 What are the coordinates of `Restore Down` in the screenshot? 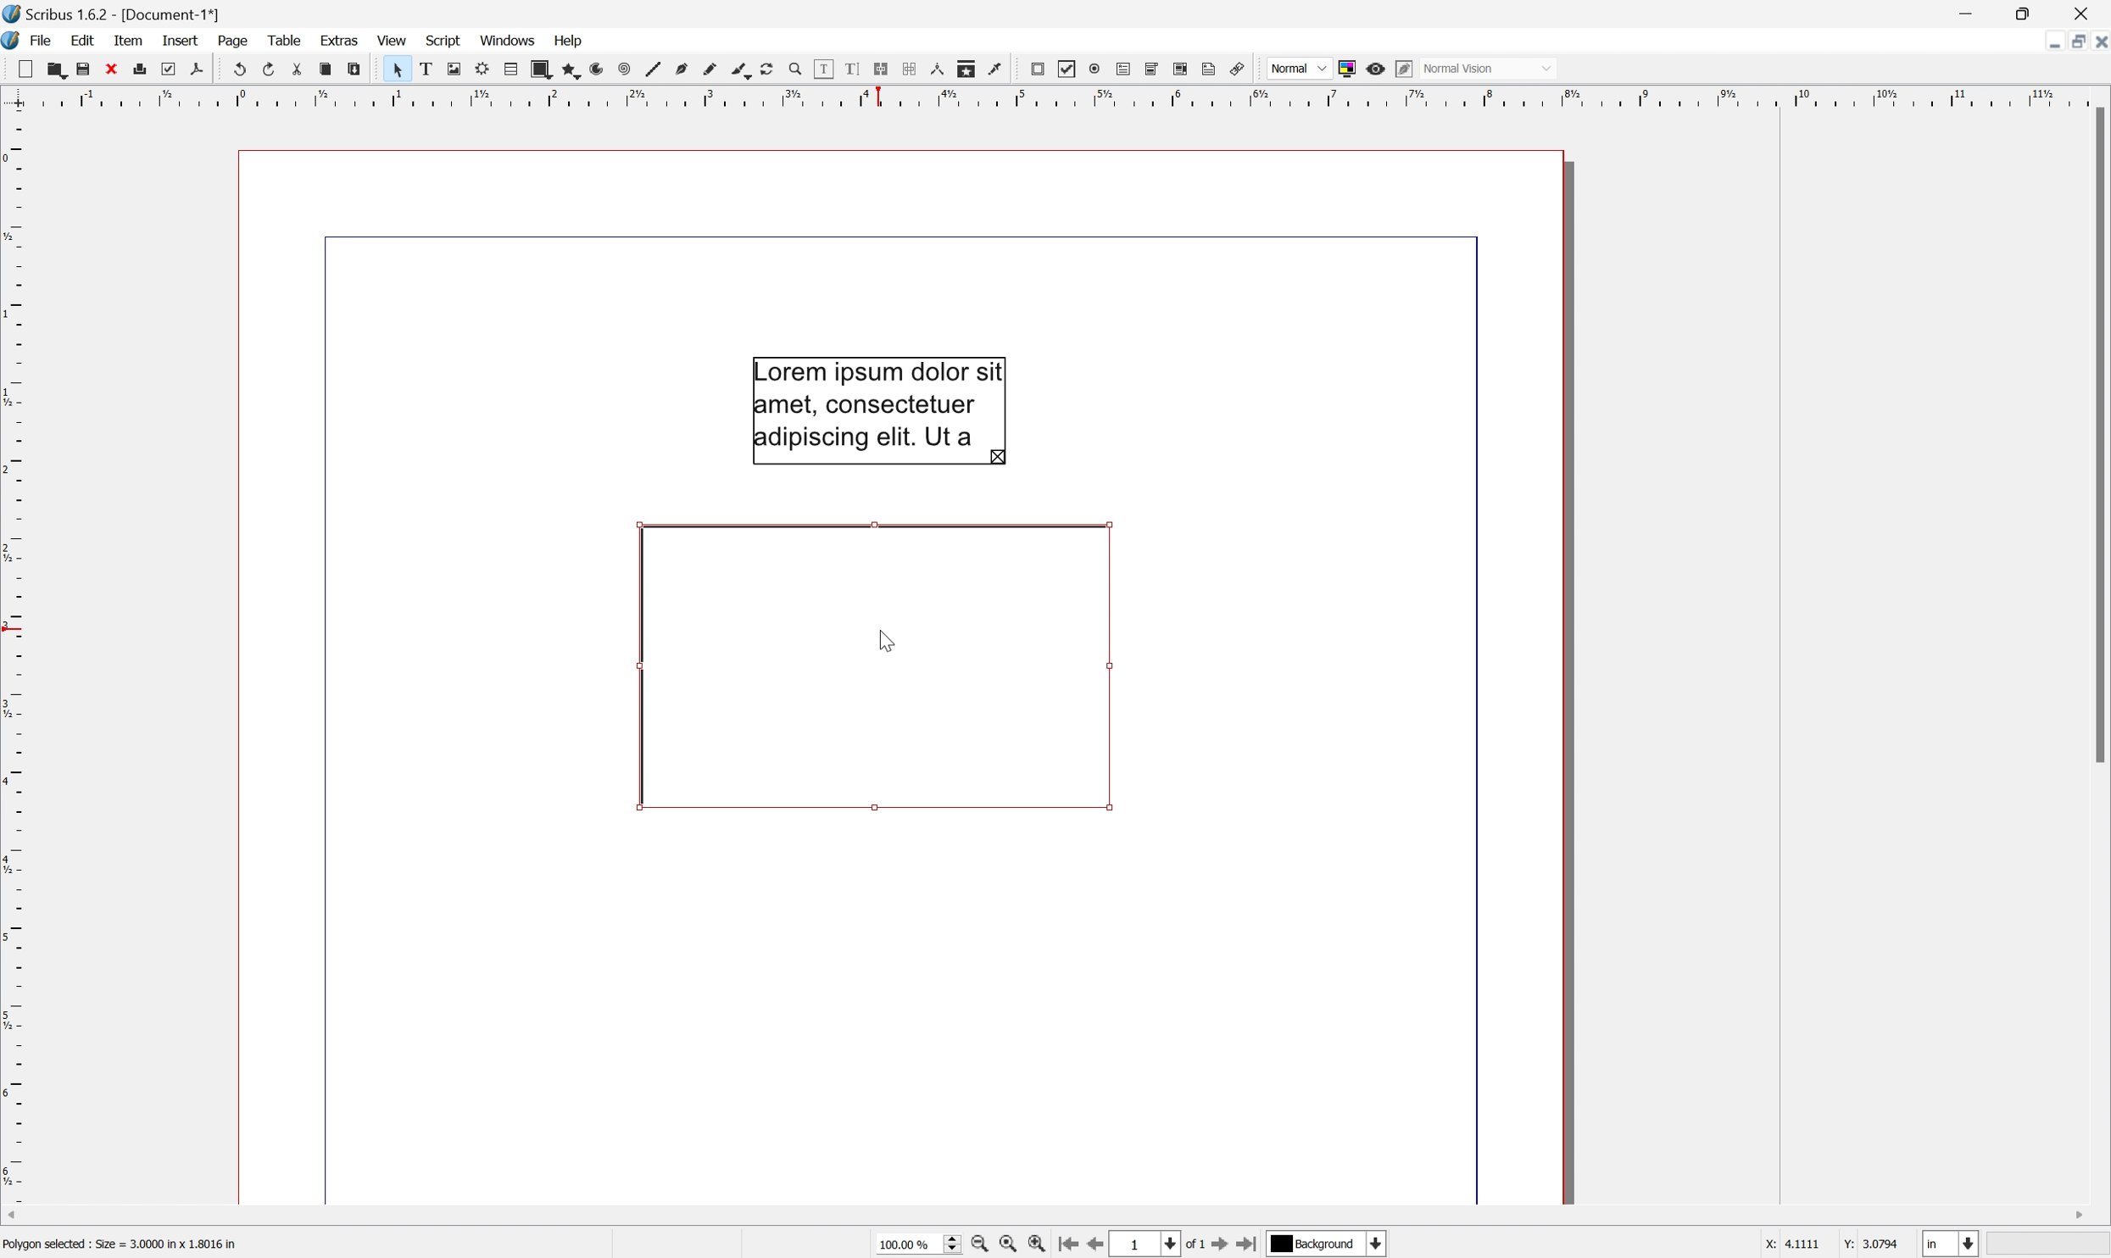 It's located at (2023, 10).